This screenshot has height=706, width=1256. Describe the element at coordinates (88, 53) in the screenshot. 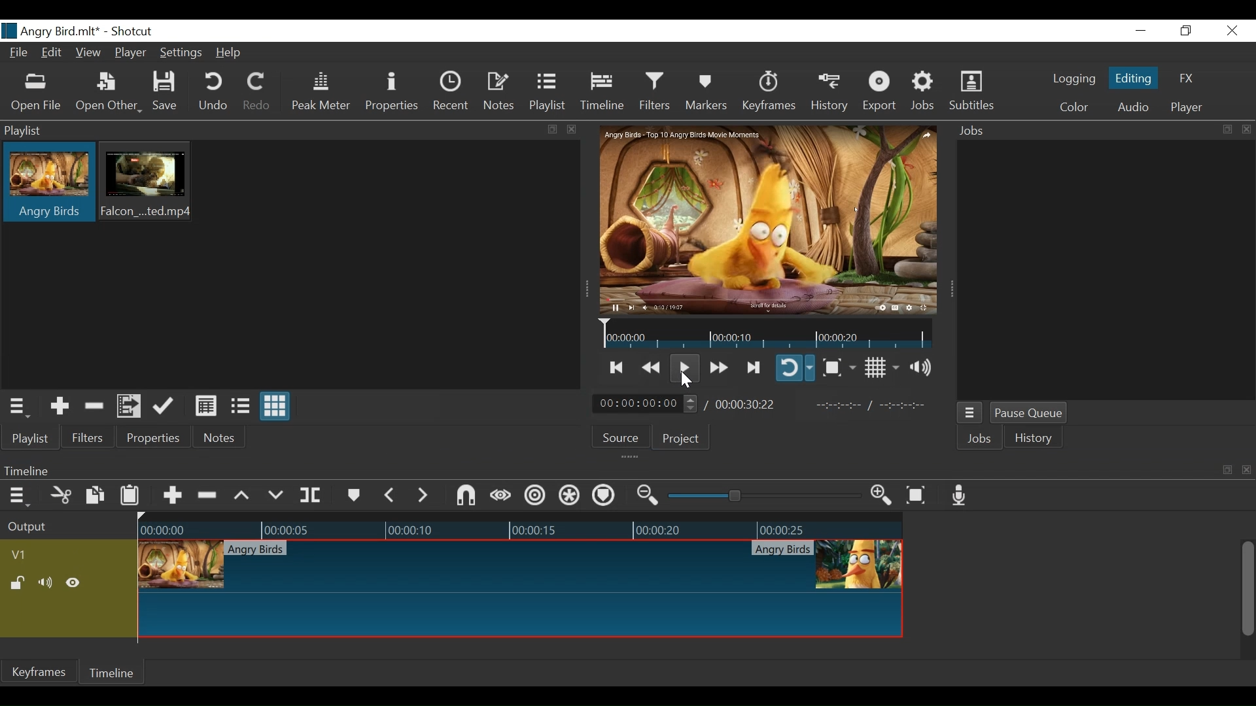

I see `View` at that location.